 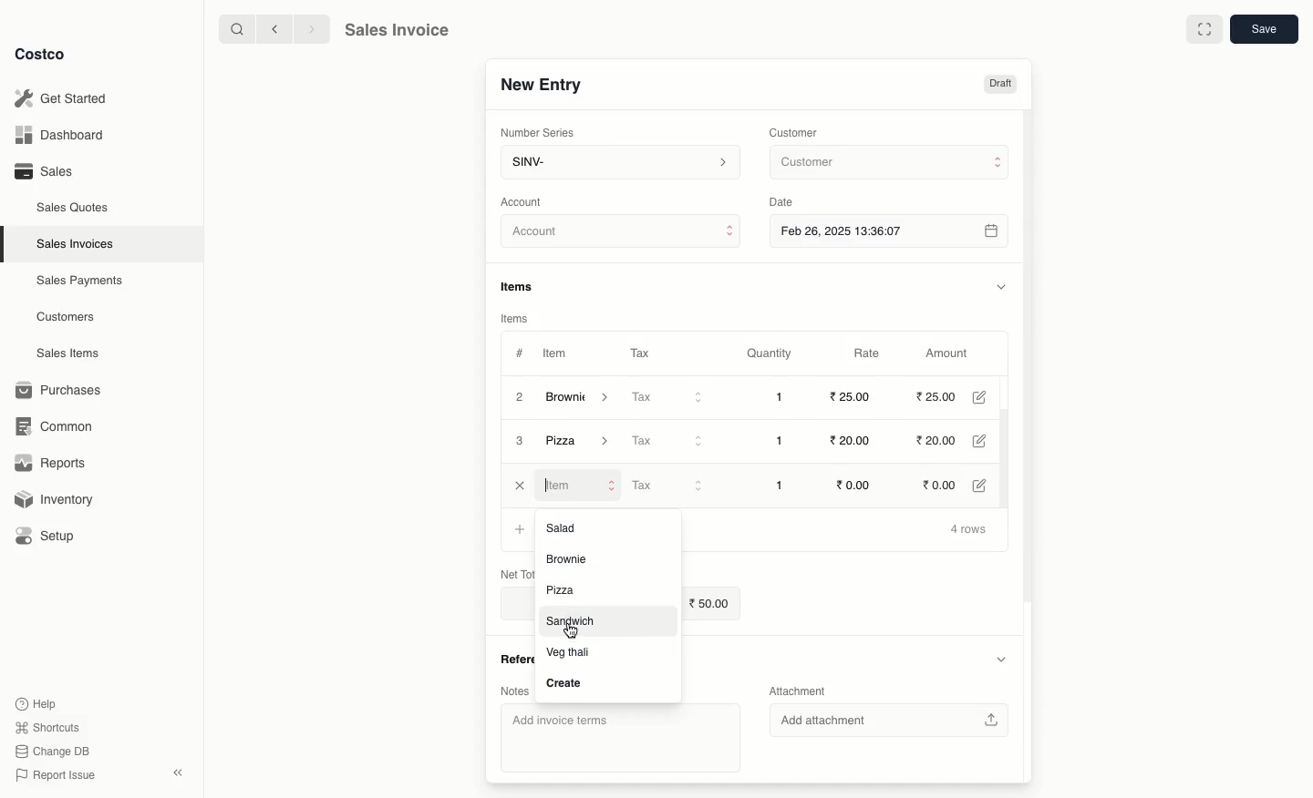 I want to click on 1, so click(x=782, y=484).